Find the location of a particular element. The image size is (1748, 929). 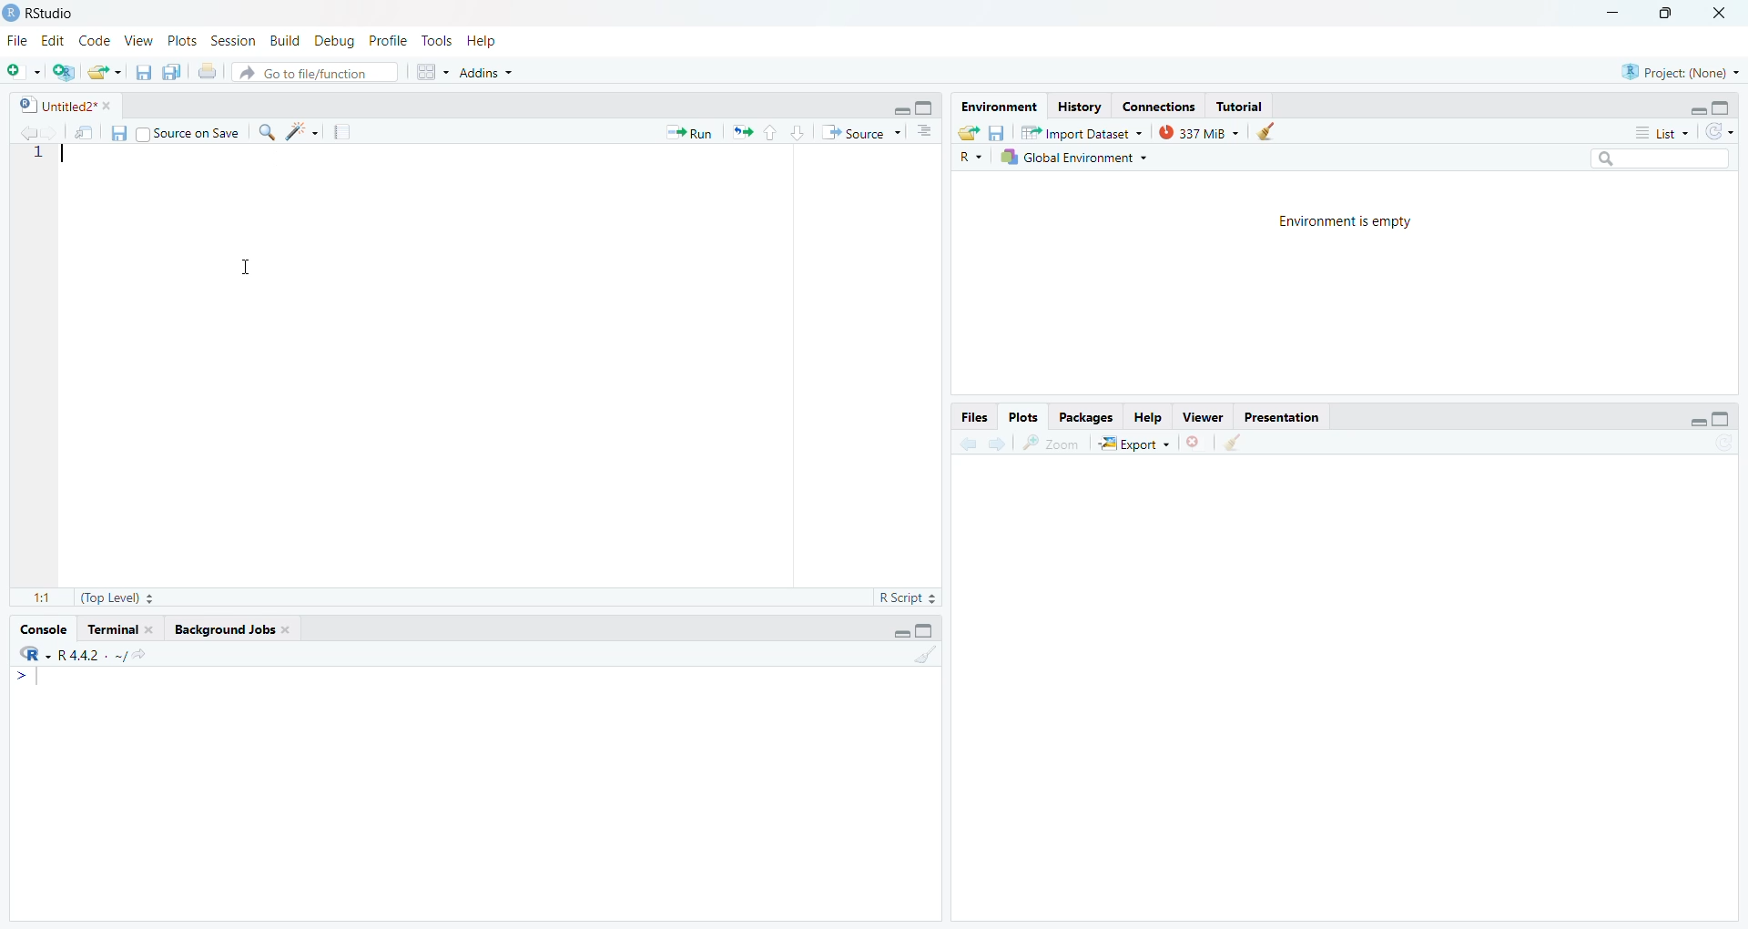

 Profile is located at coordinates (386, 40).